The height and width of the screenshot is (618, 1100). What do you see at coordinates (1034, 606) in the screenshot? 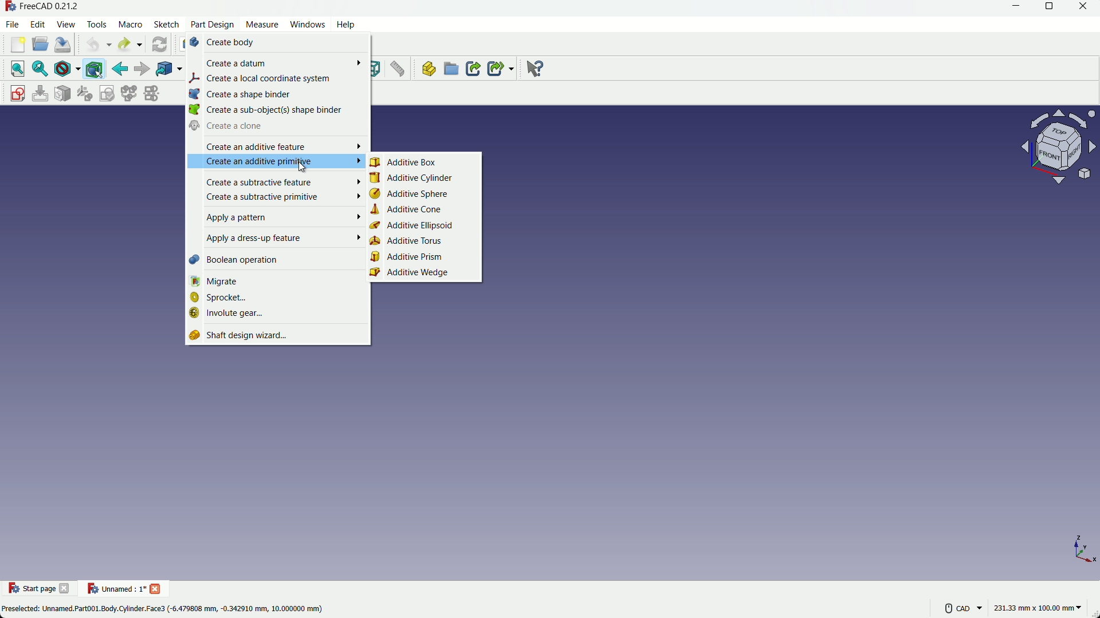
I see `measuring unit` at bounding box center [1034, 606].